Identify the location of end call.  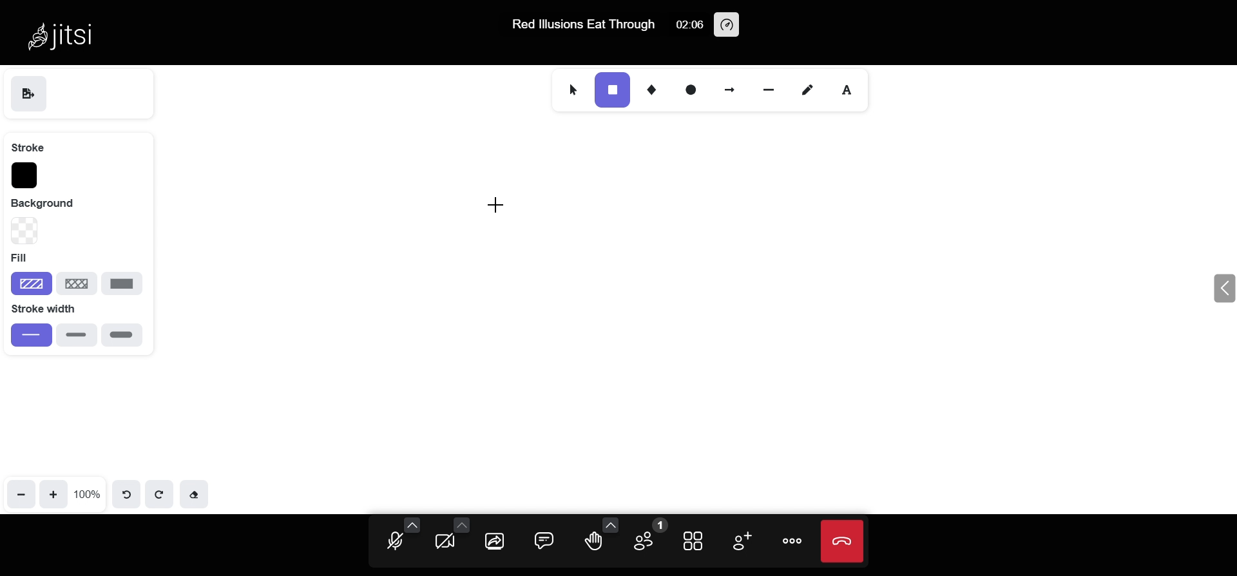
(843, 541).